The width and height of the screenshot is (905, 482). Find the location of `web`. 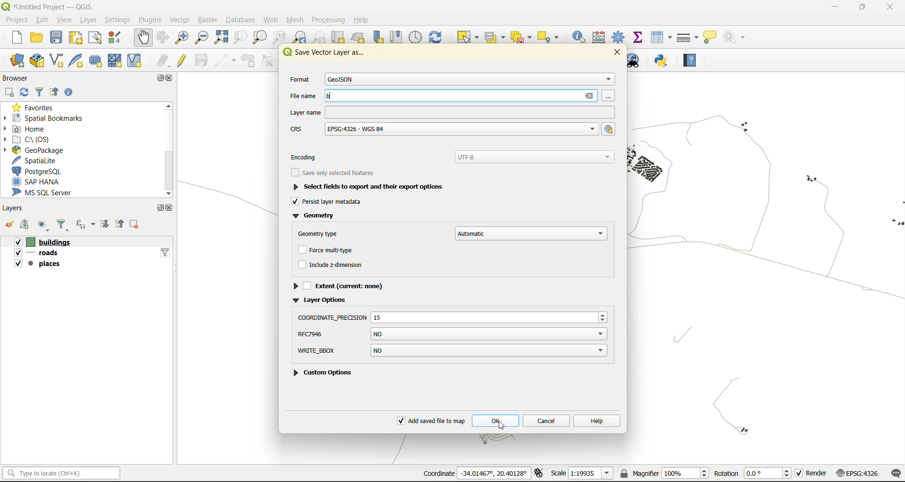

web is located at coordinates (272, 19).